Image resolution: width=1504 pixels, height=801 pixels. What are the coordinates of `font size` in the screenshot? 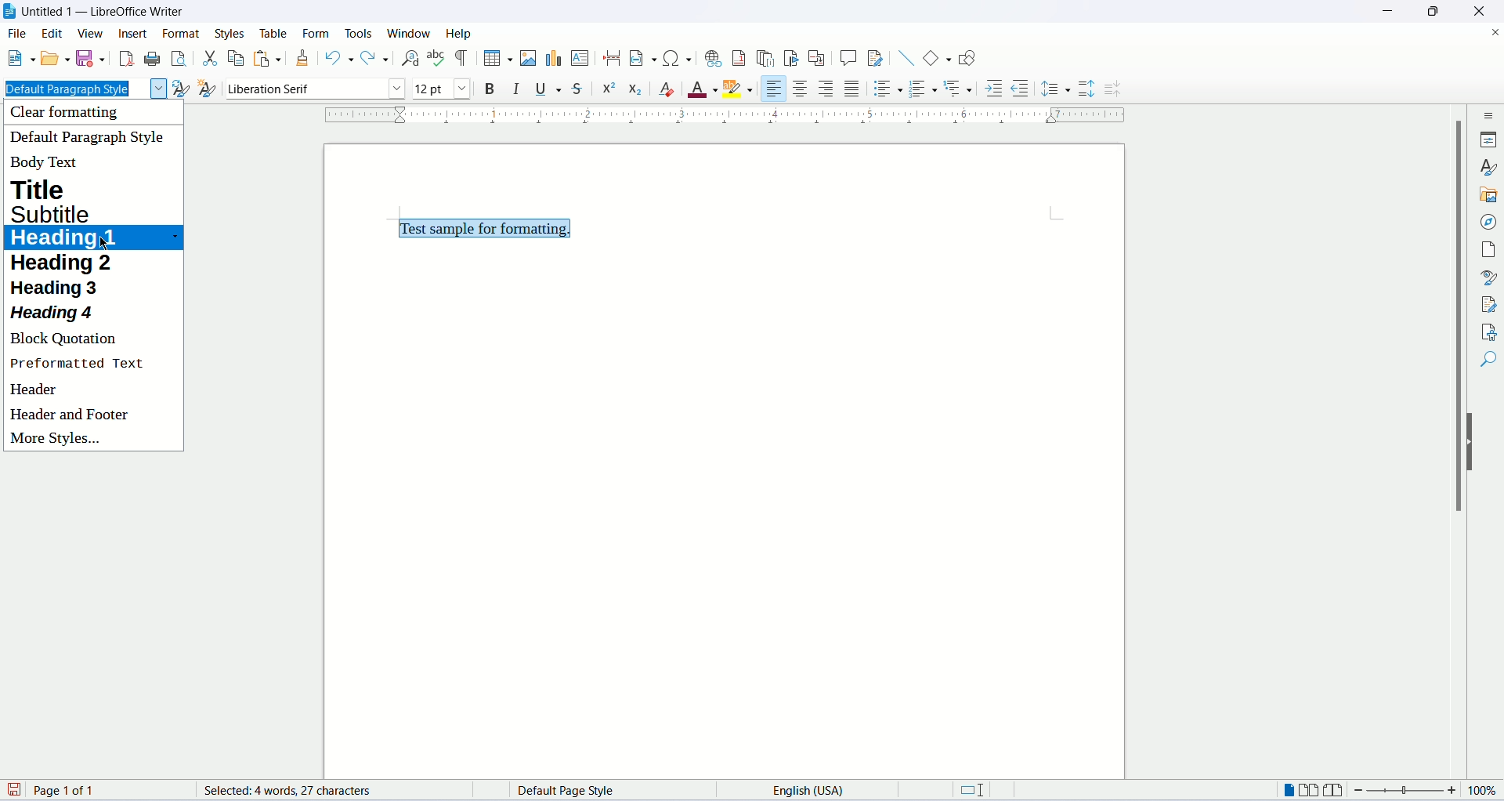 It's located at (441, 89).